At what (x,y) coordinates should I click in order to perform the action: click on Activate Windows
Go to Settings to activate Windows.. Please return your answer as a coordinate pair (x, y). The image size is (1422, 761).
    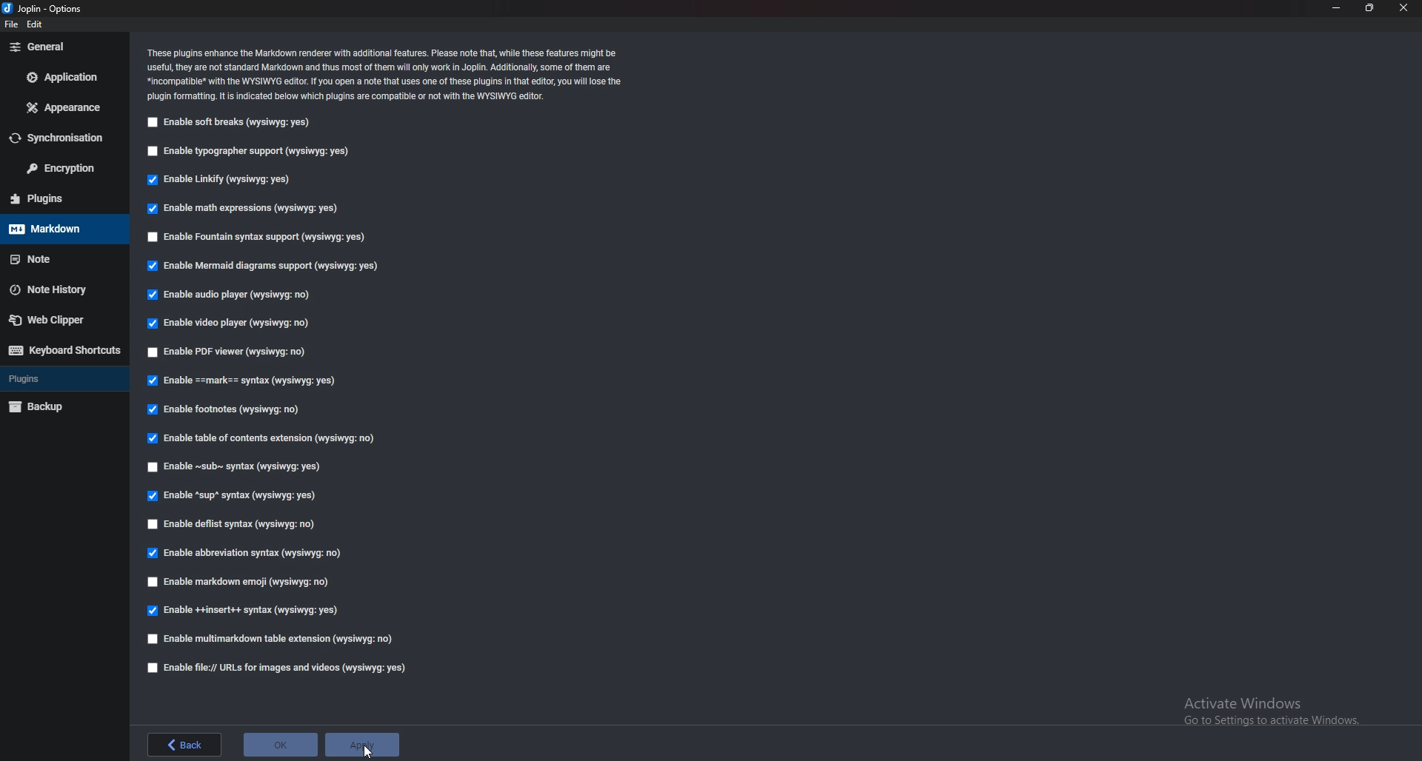
    Looking at the image, I should click on (1271, 712).